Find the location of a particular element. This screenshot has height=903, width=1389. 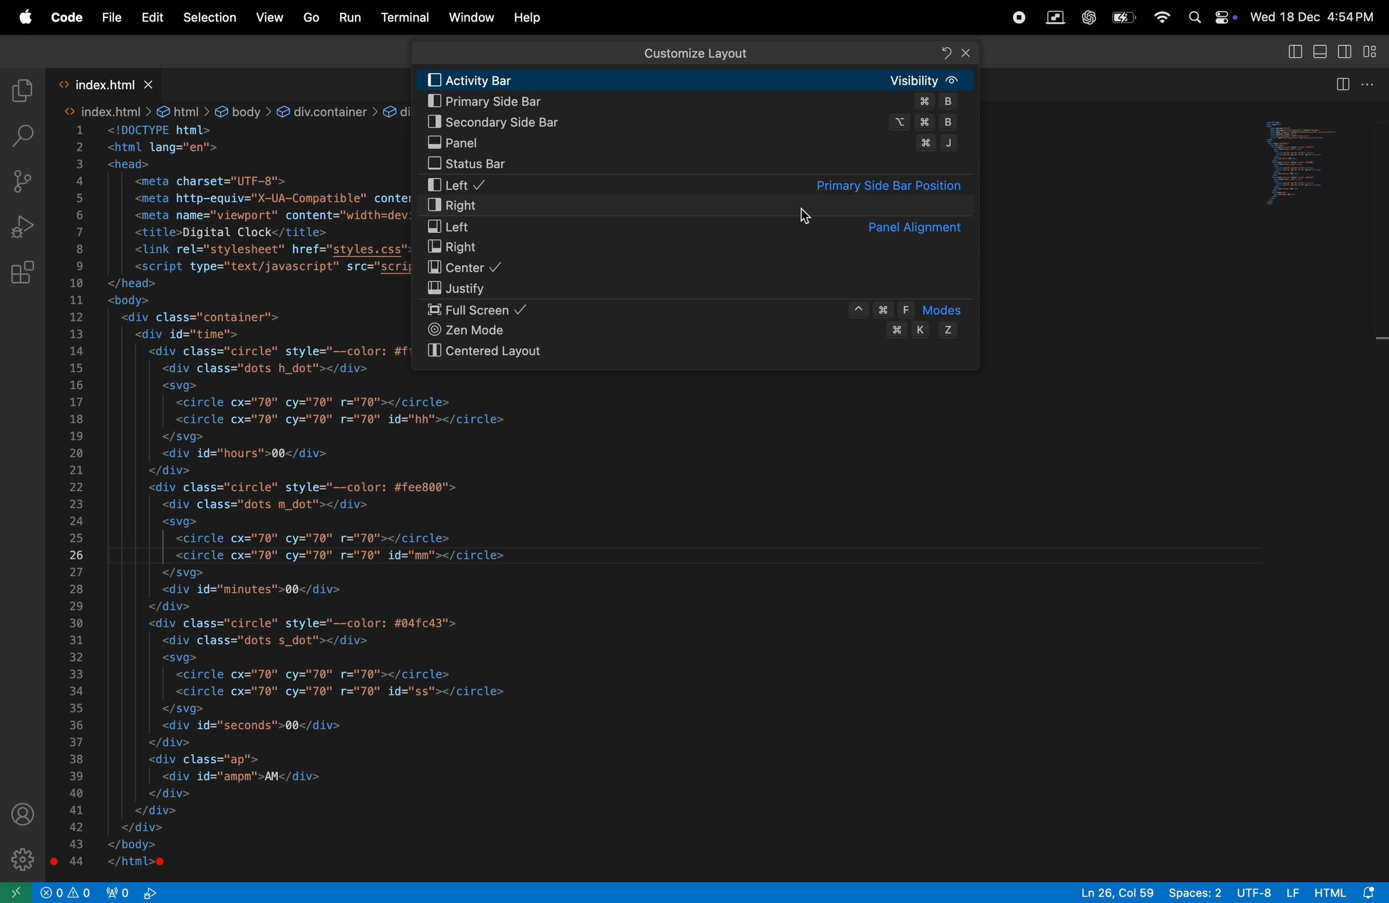

Window is located at coordinates (468, 17).